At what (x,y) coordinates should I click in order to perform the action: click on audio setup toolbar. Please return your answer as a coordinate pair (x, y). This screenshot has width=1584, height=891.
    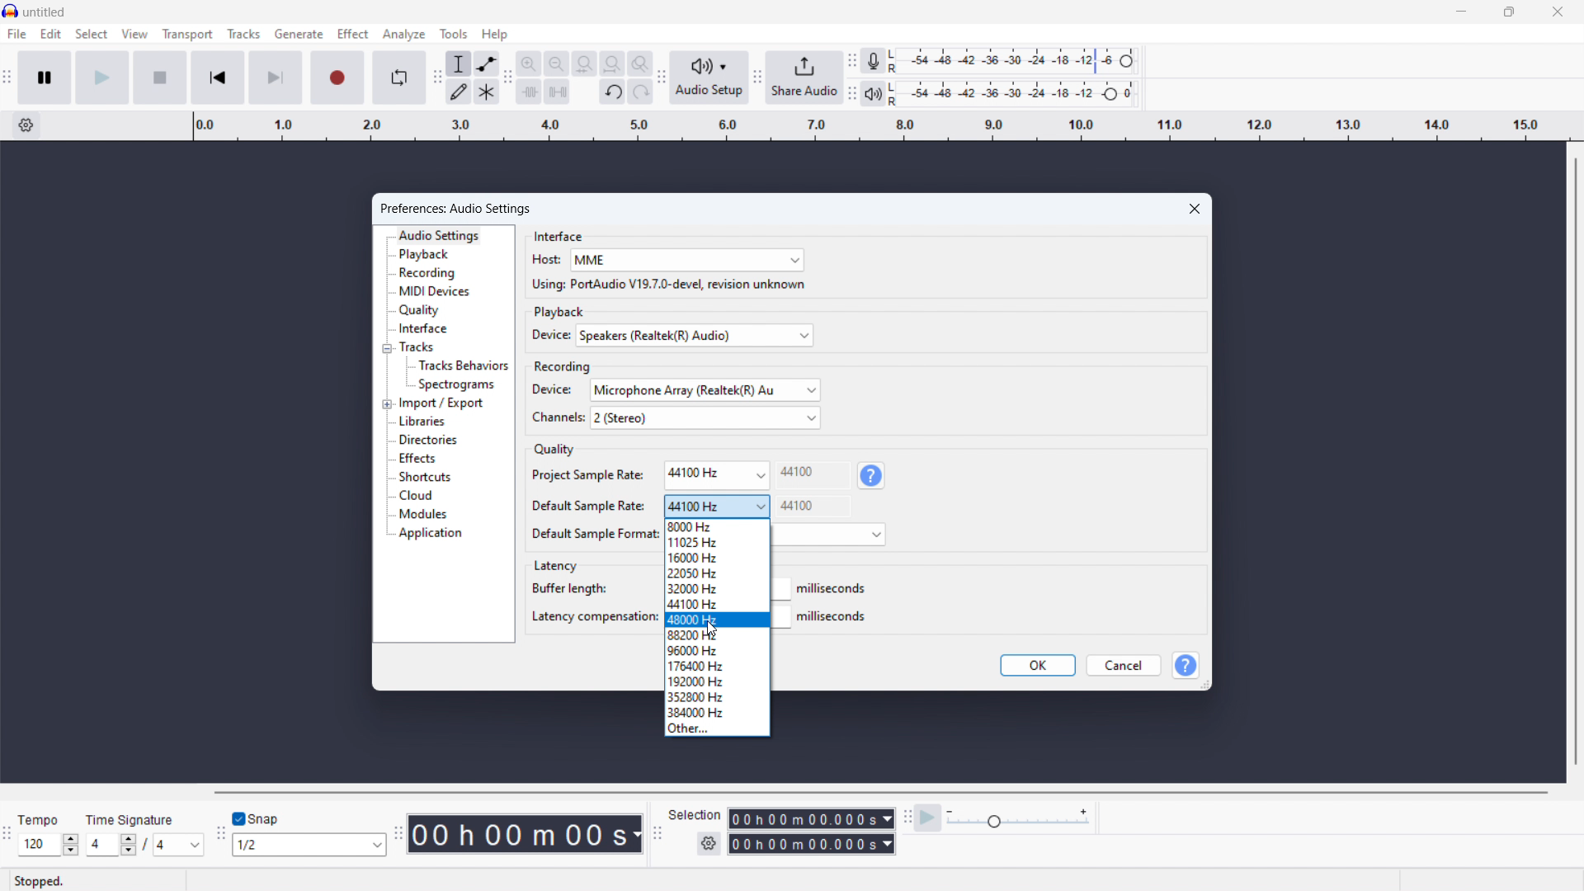
    Looking at the image, I should click on (661, 78).